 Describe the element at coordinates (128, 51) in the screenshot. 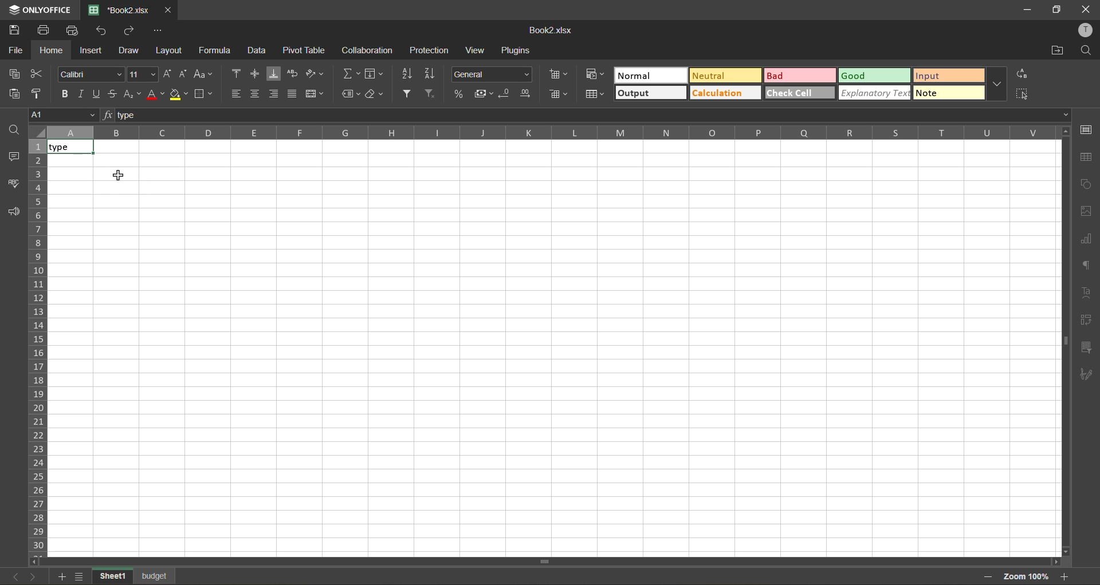

I see `draw` at that location.